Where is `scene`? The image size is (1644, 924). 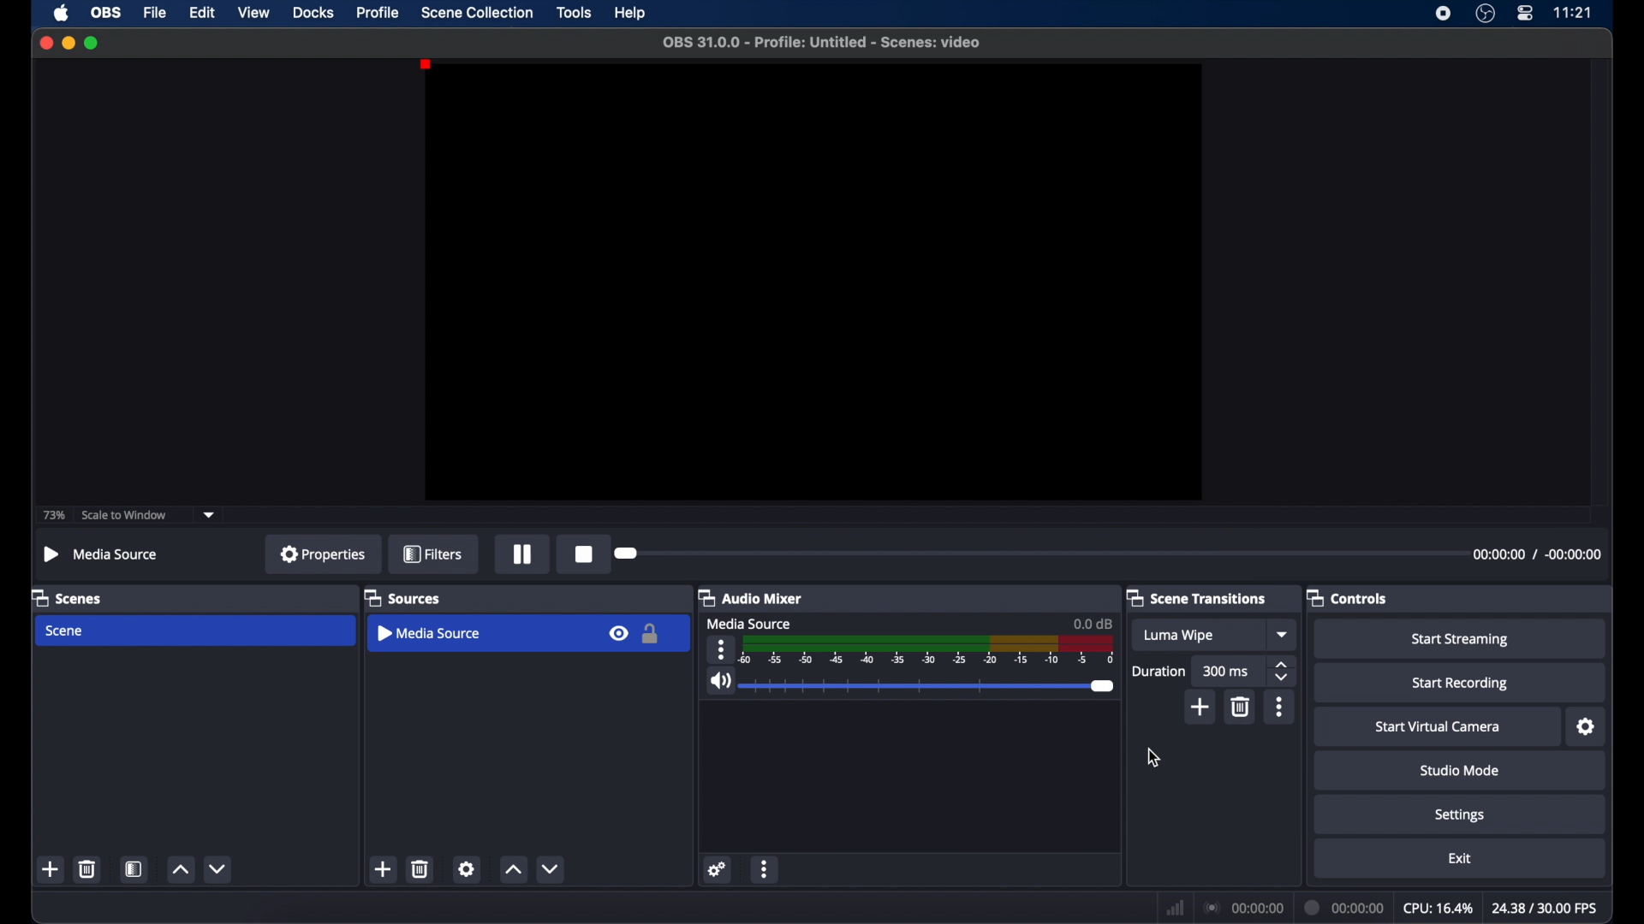
scene is located at coordinates (67, 631).